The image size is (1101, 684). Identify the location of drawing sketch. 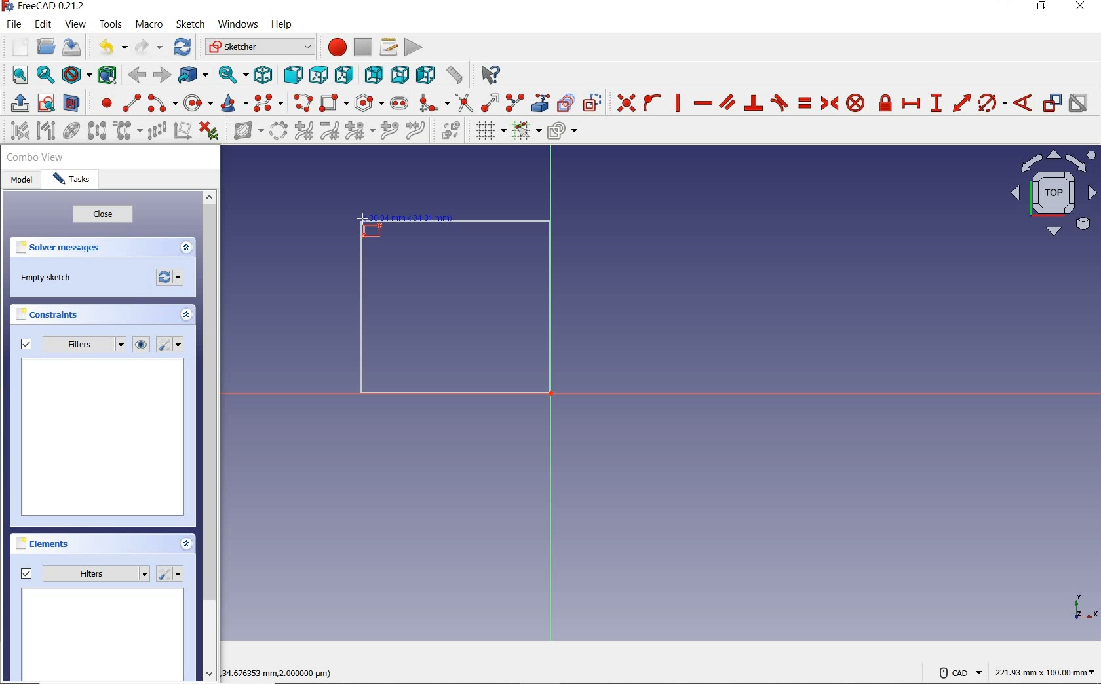
(449, 303).